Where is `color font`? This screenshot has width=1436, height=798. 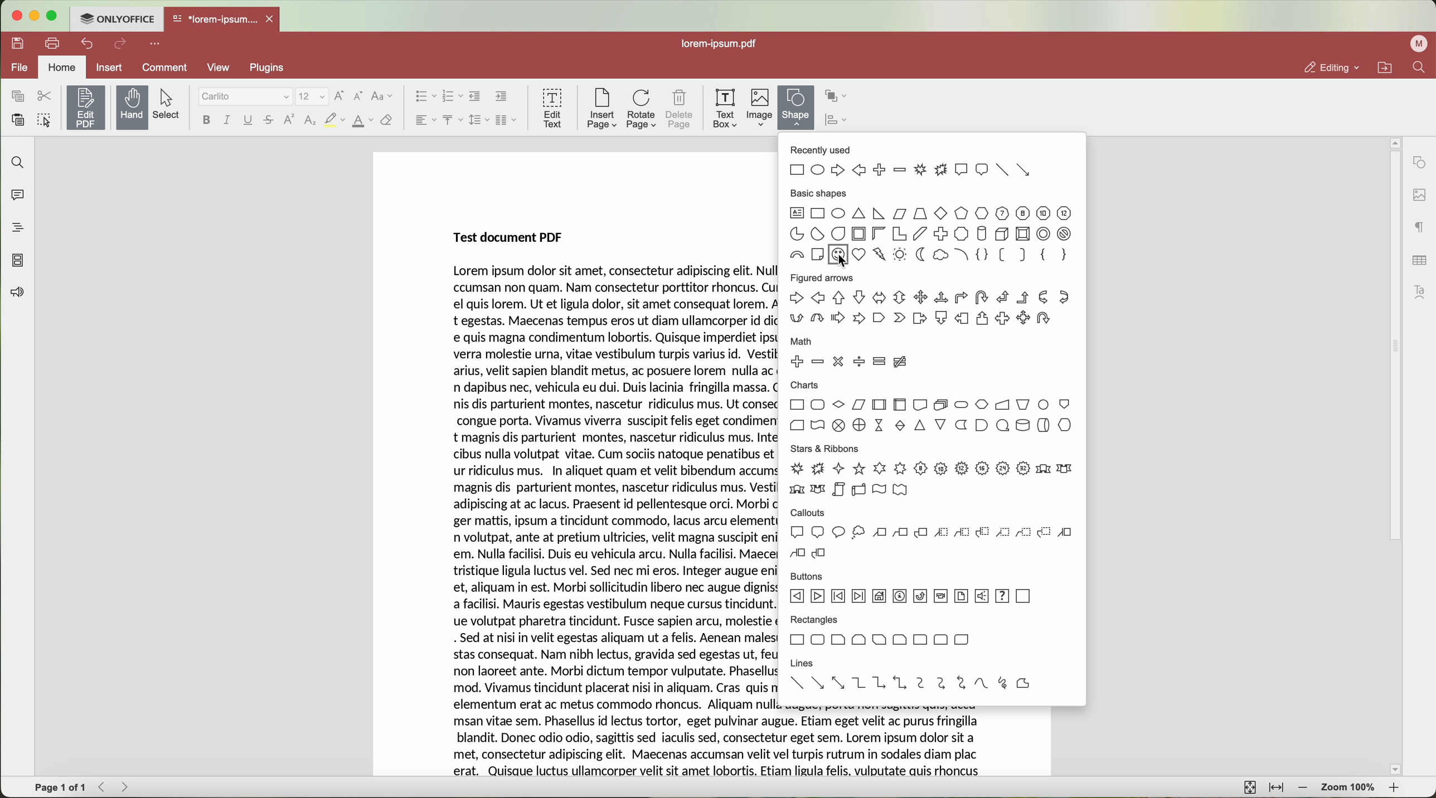 color font is located at coordinates (362, 121).